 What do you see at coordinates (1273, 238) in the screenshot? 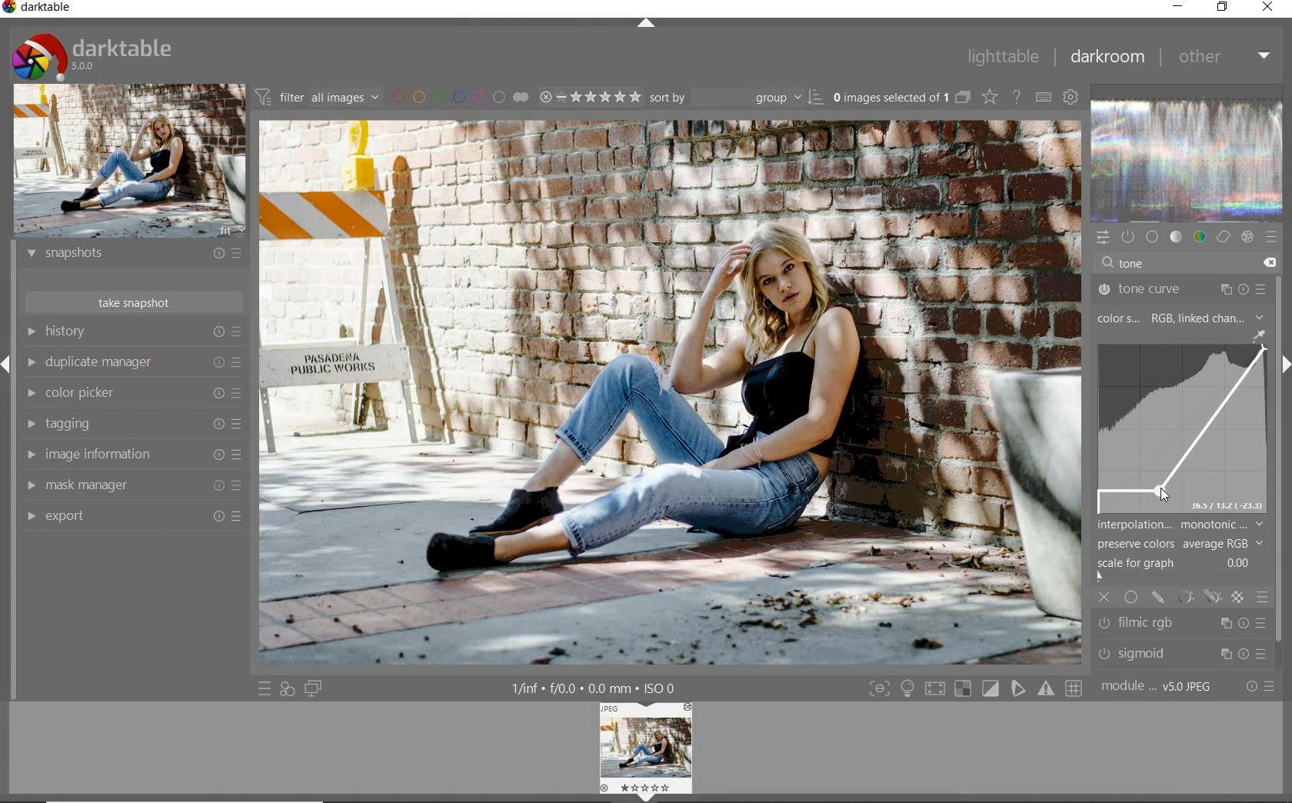
I see `presets` at bounding box center [1273, 238].